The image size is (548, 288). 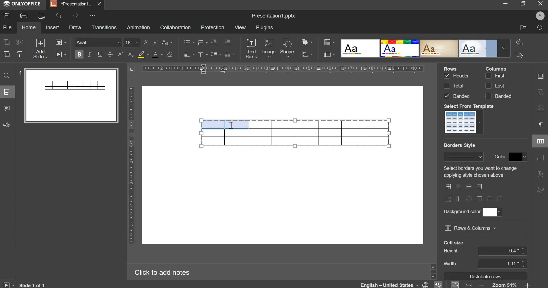 What do you see at coordinates (92, 16) in the screenshot?
I see `More` at bounding box center [92, 16].